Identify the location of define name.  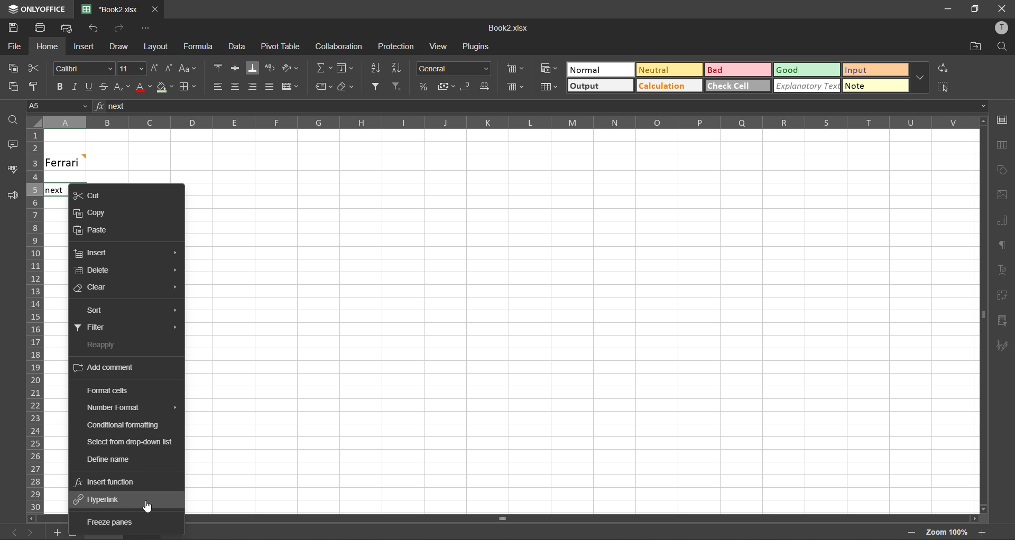
(110, 461).